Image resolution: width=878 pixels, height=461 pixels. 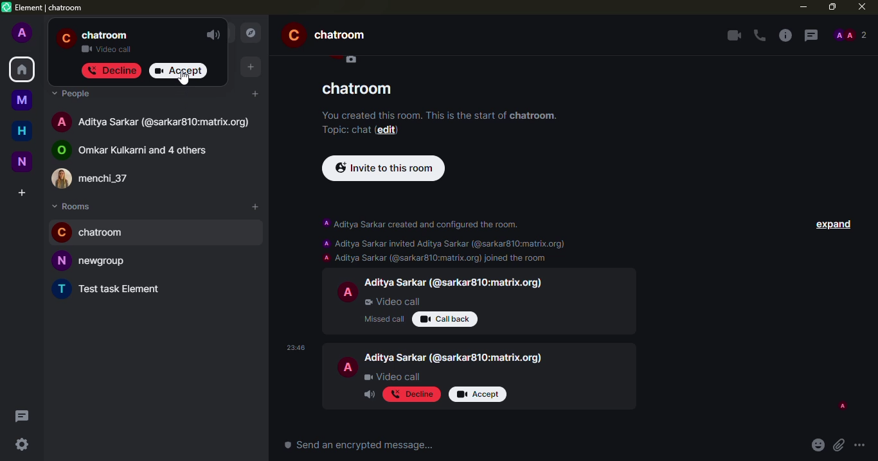 What do you see at coordinates (841, 406) in the screenshot?
I see `seen` at bounding box center [841, 406].